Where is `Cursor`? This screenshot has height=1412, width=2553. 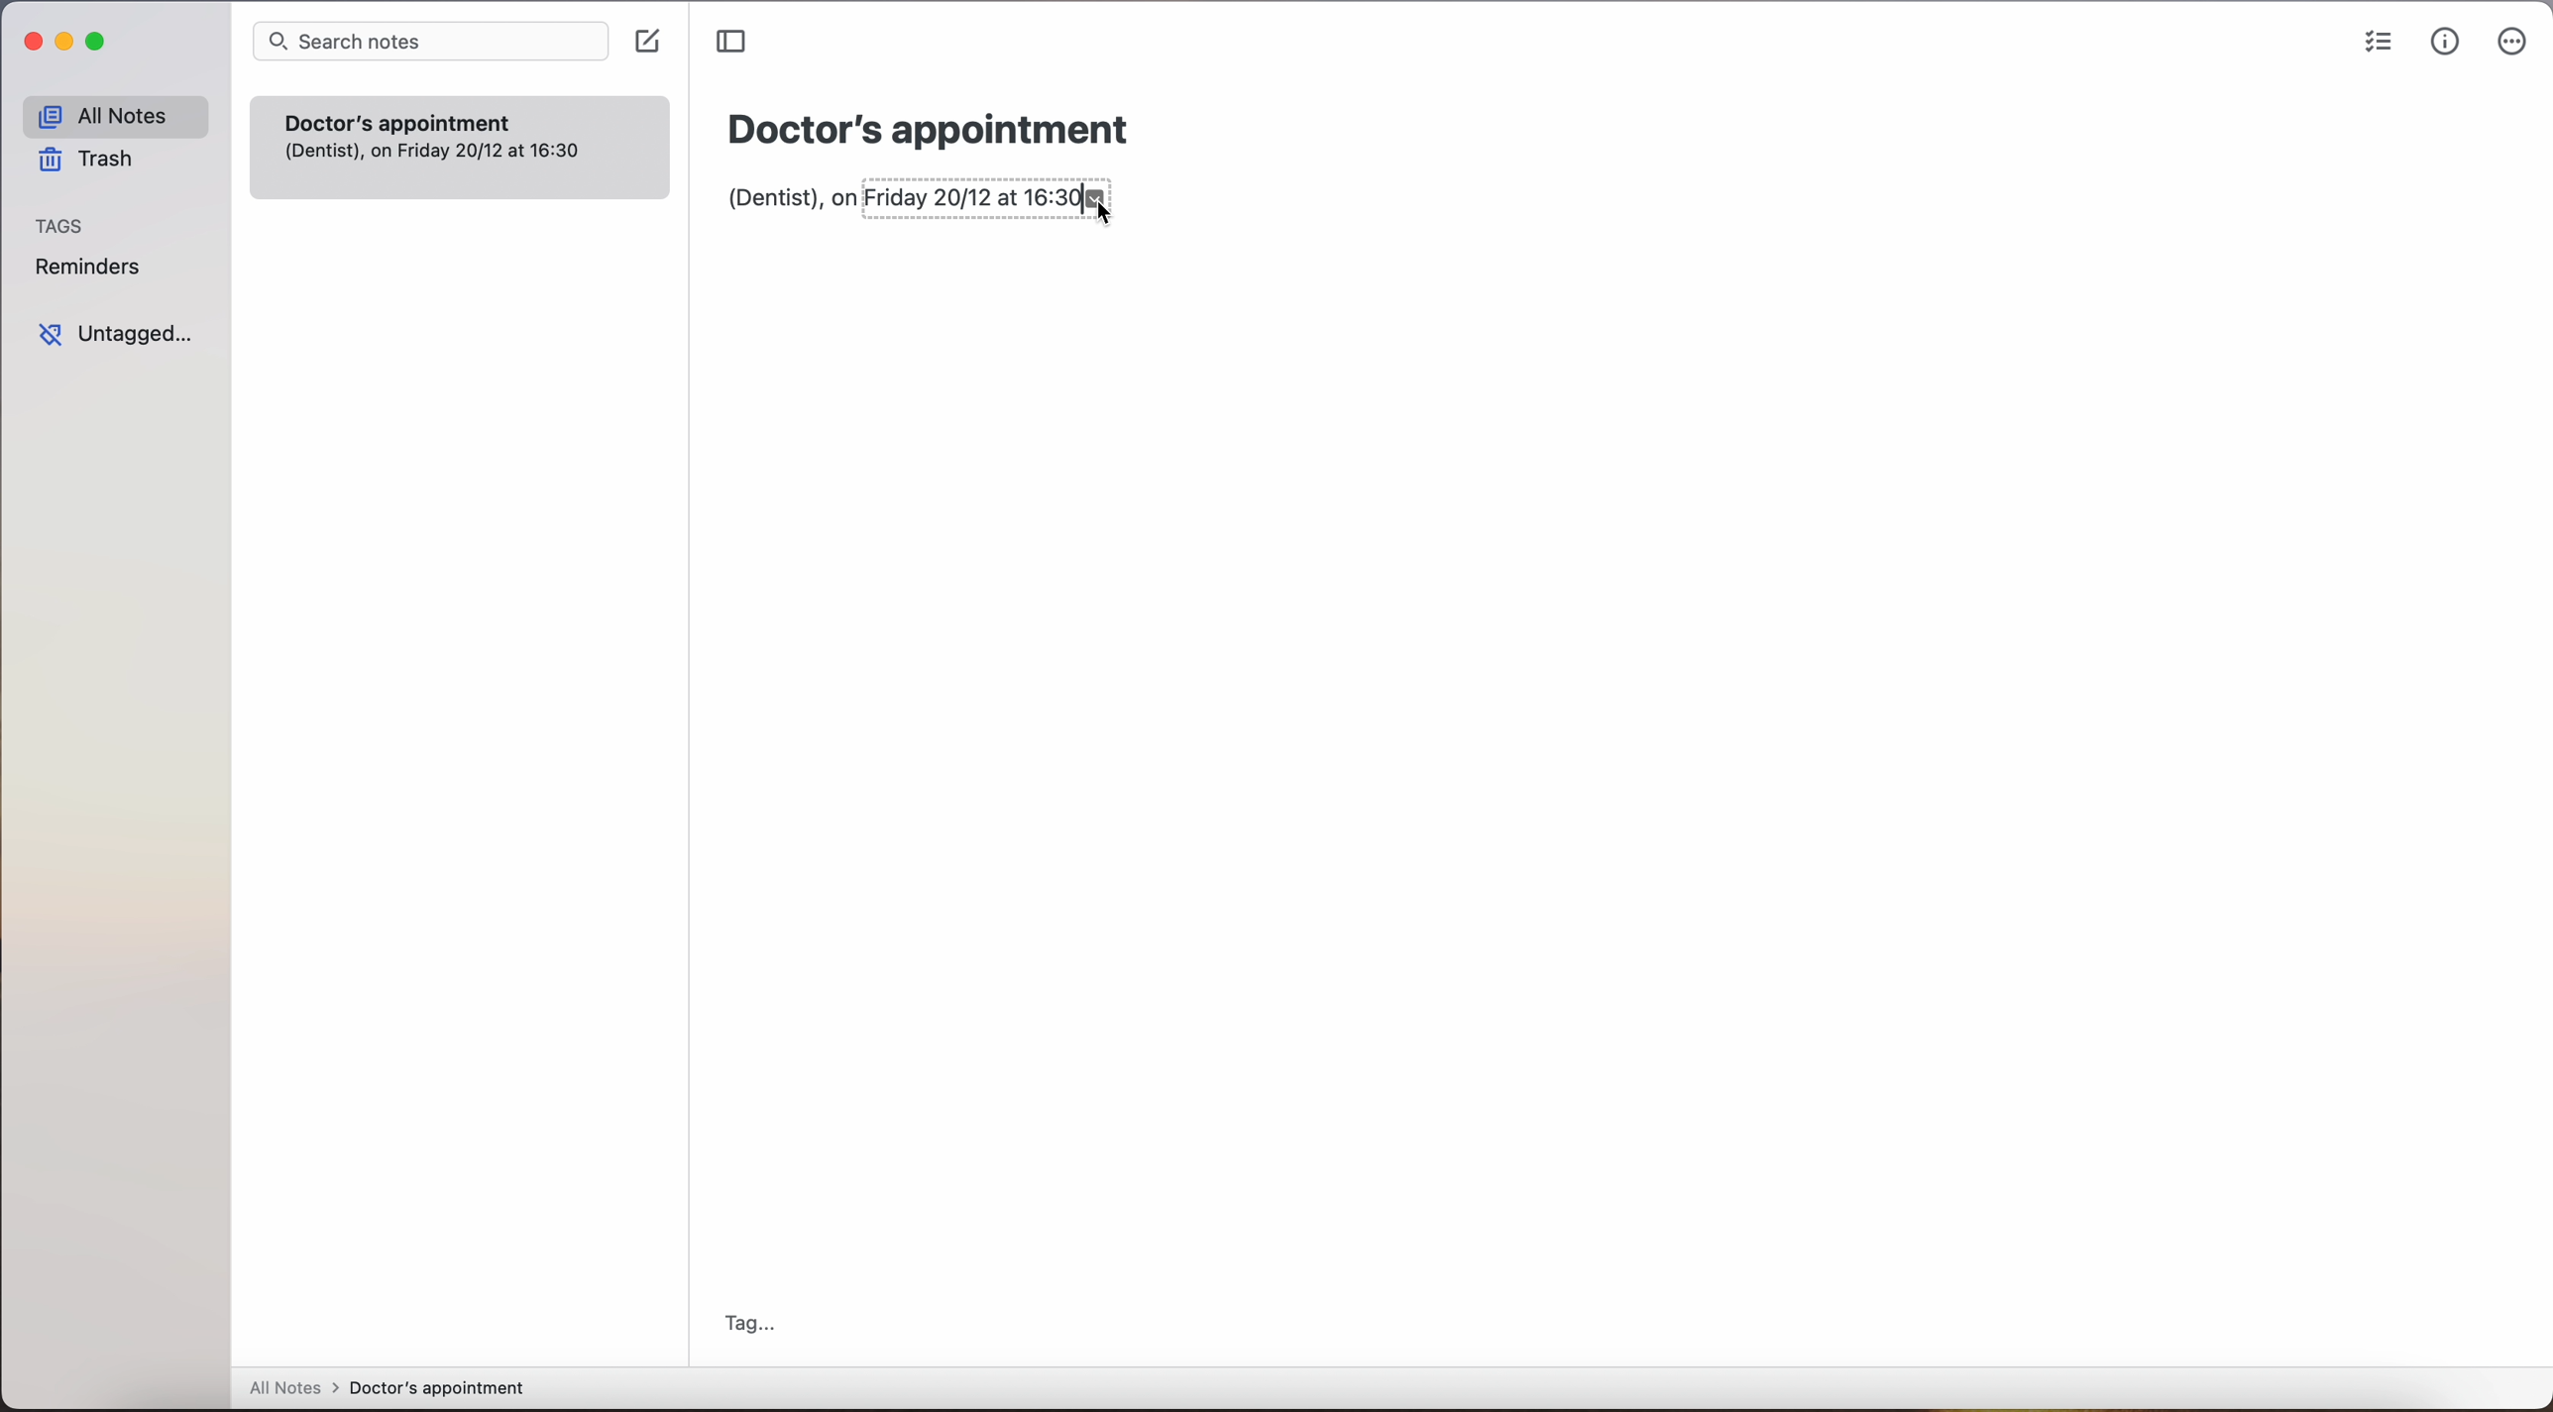 Cursor is located at coordinates (1115, 227).